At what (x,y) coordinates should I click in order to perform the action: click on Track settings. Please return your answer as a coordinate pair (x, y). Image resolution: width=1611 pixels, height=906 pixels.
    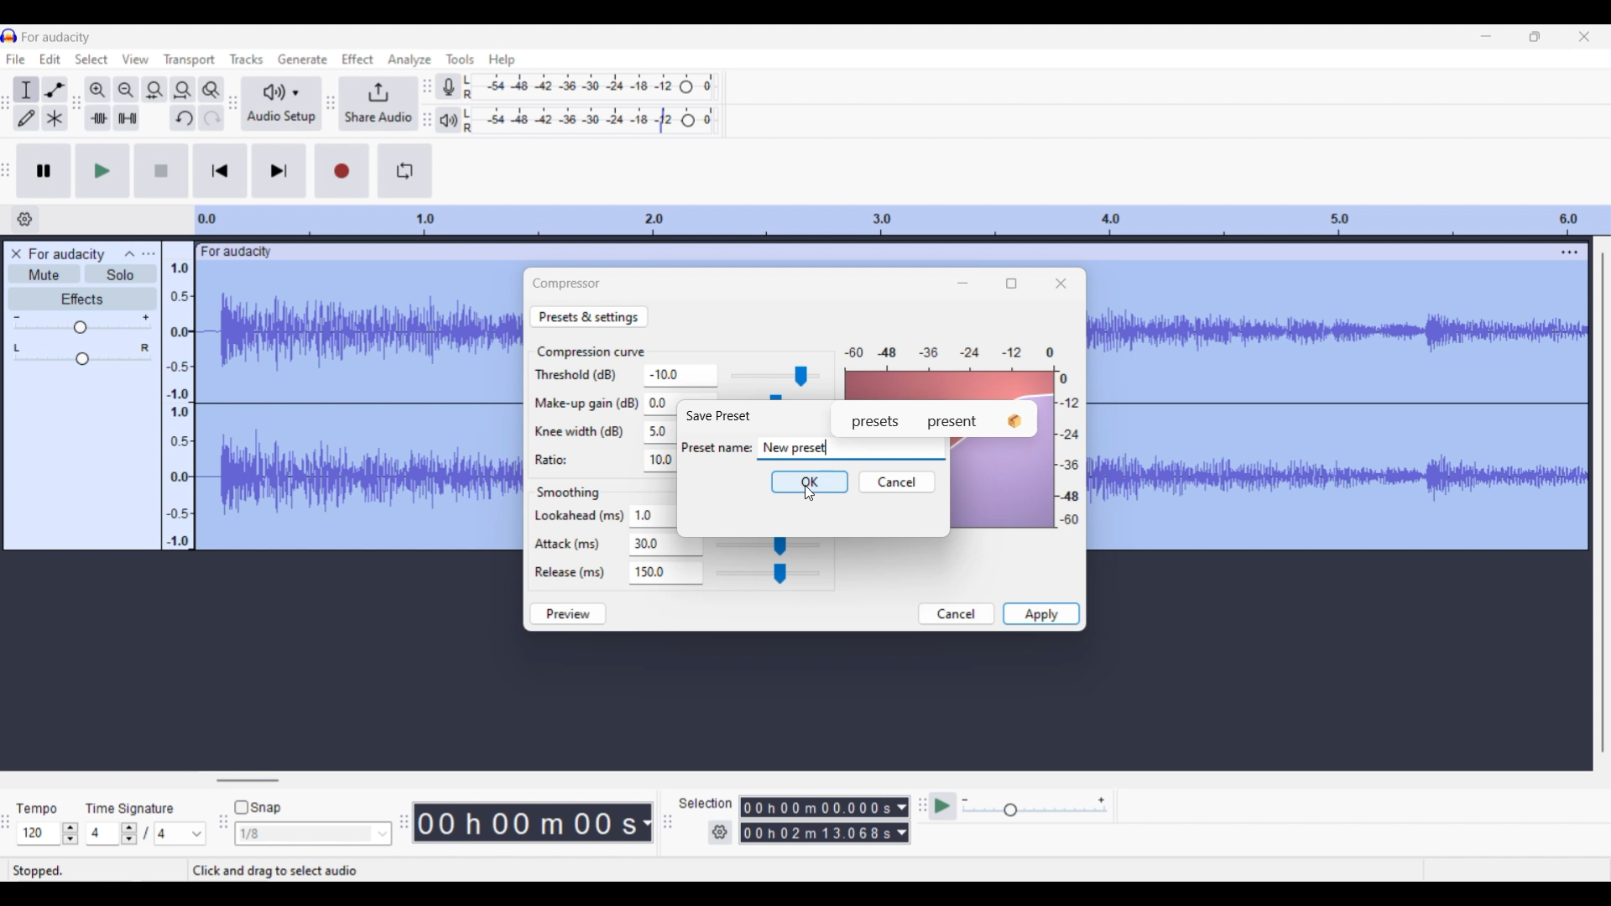
    Looking at the image, I should click on (1570, 252).